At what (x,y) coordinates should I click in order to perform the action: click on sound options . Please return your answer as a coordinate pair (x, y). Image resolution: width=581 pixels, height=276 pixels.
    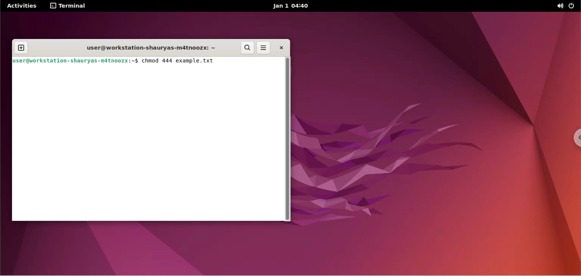
    Looking at the image, I should click on (560, 6).